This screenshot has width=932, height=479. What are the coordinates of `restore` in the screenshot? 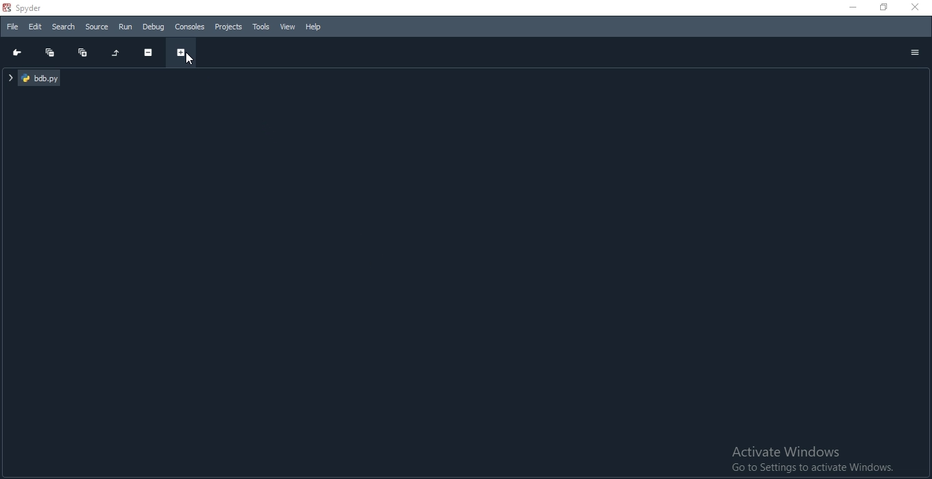 It's located at (881, 10).